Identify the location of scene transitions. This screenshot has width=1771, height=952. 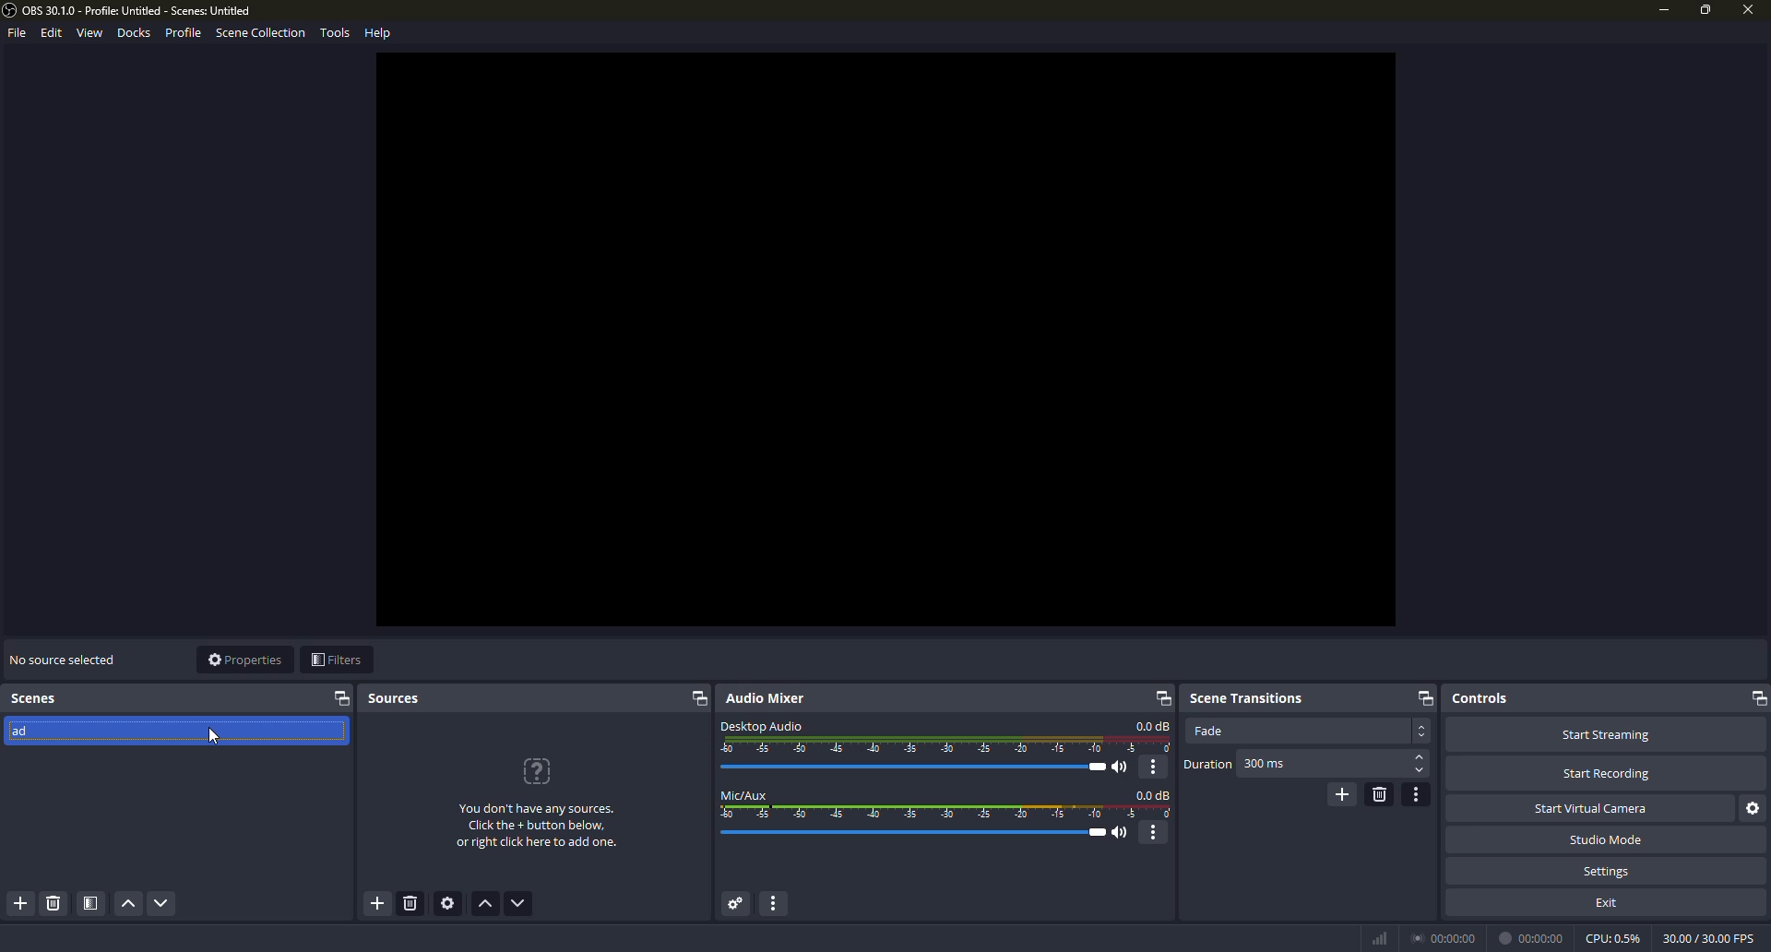
(1246, 696).